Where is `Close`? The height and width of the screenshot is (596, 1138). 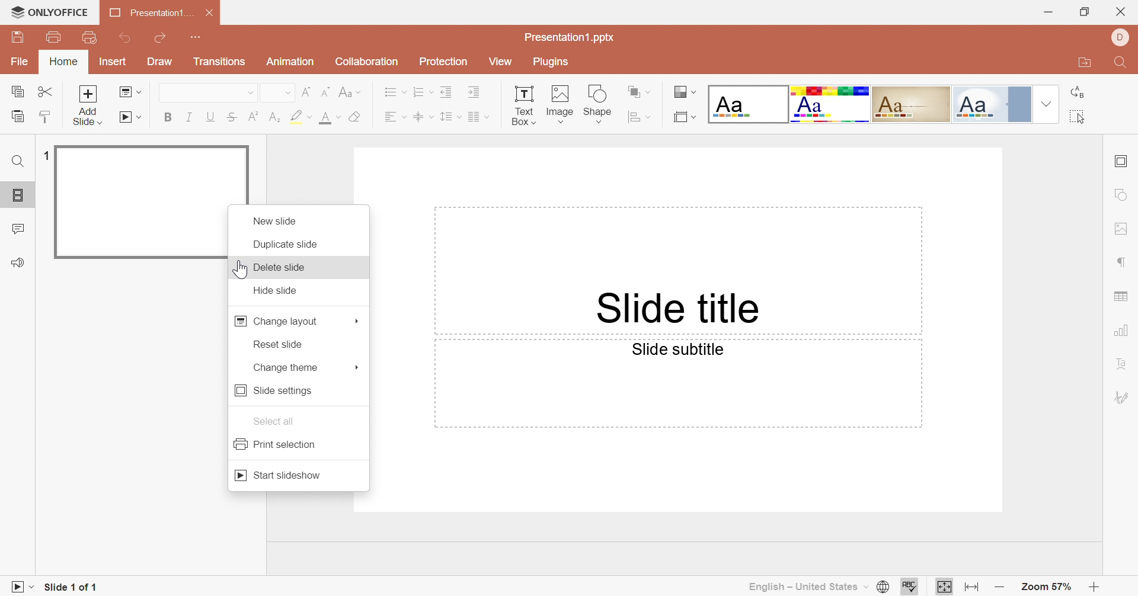 Close is located at coordinates (210, 13).